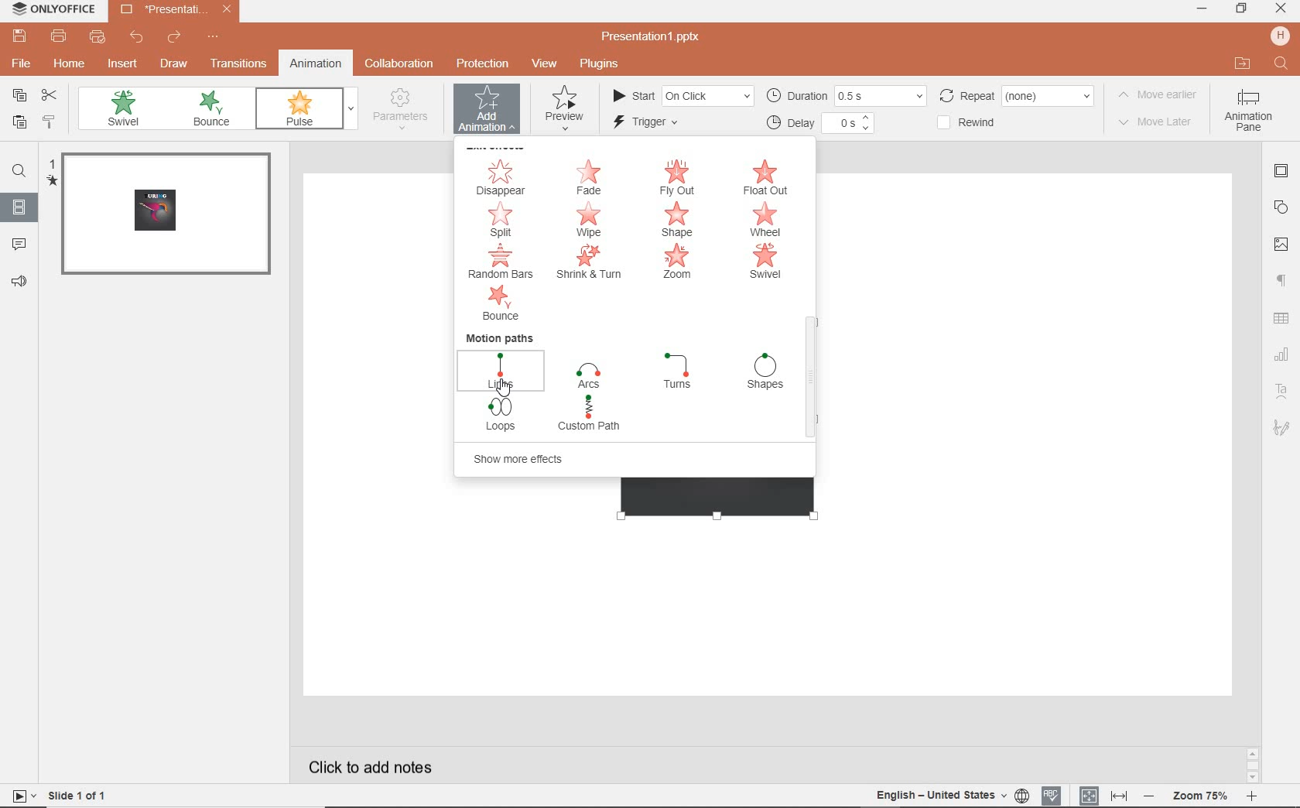  I want to click on shape, so click(681, 220).